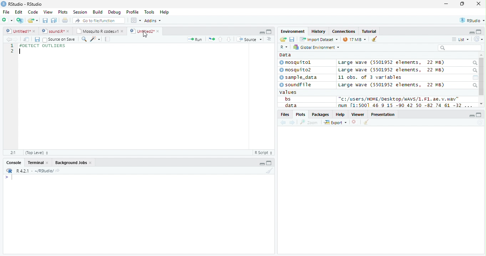 Image resolution: width=486 pixels, height=256 pixels. Describe the element at coordinates (391, 85) in the screenshot. I see `Large wave (5501952 elements, 22 MB)` at that location.